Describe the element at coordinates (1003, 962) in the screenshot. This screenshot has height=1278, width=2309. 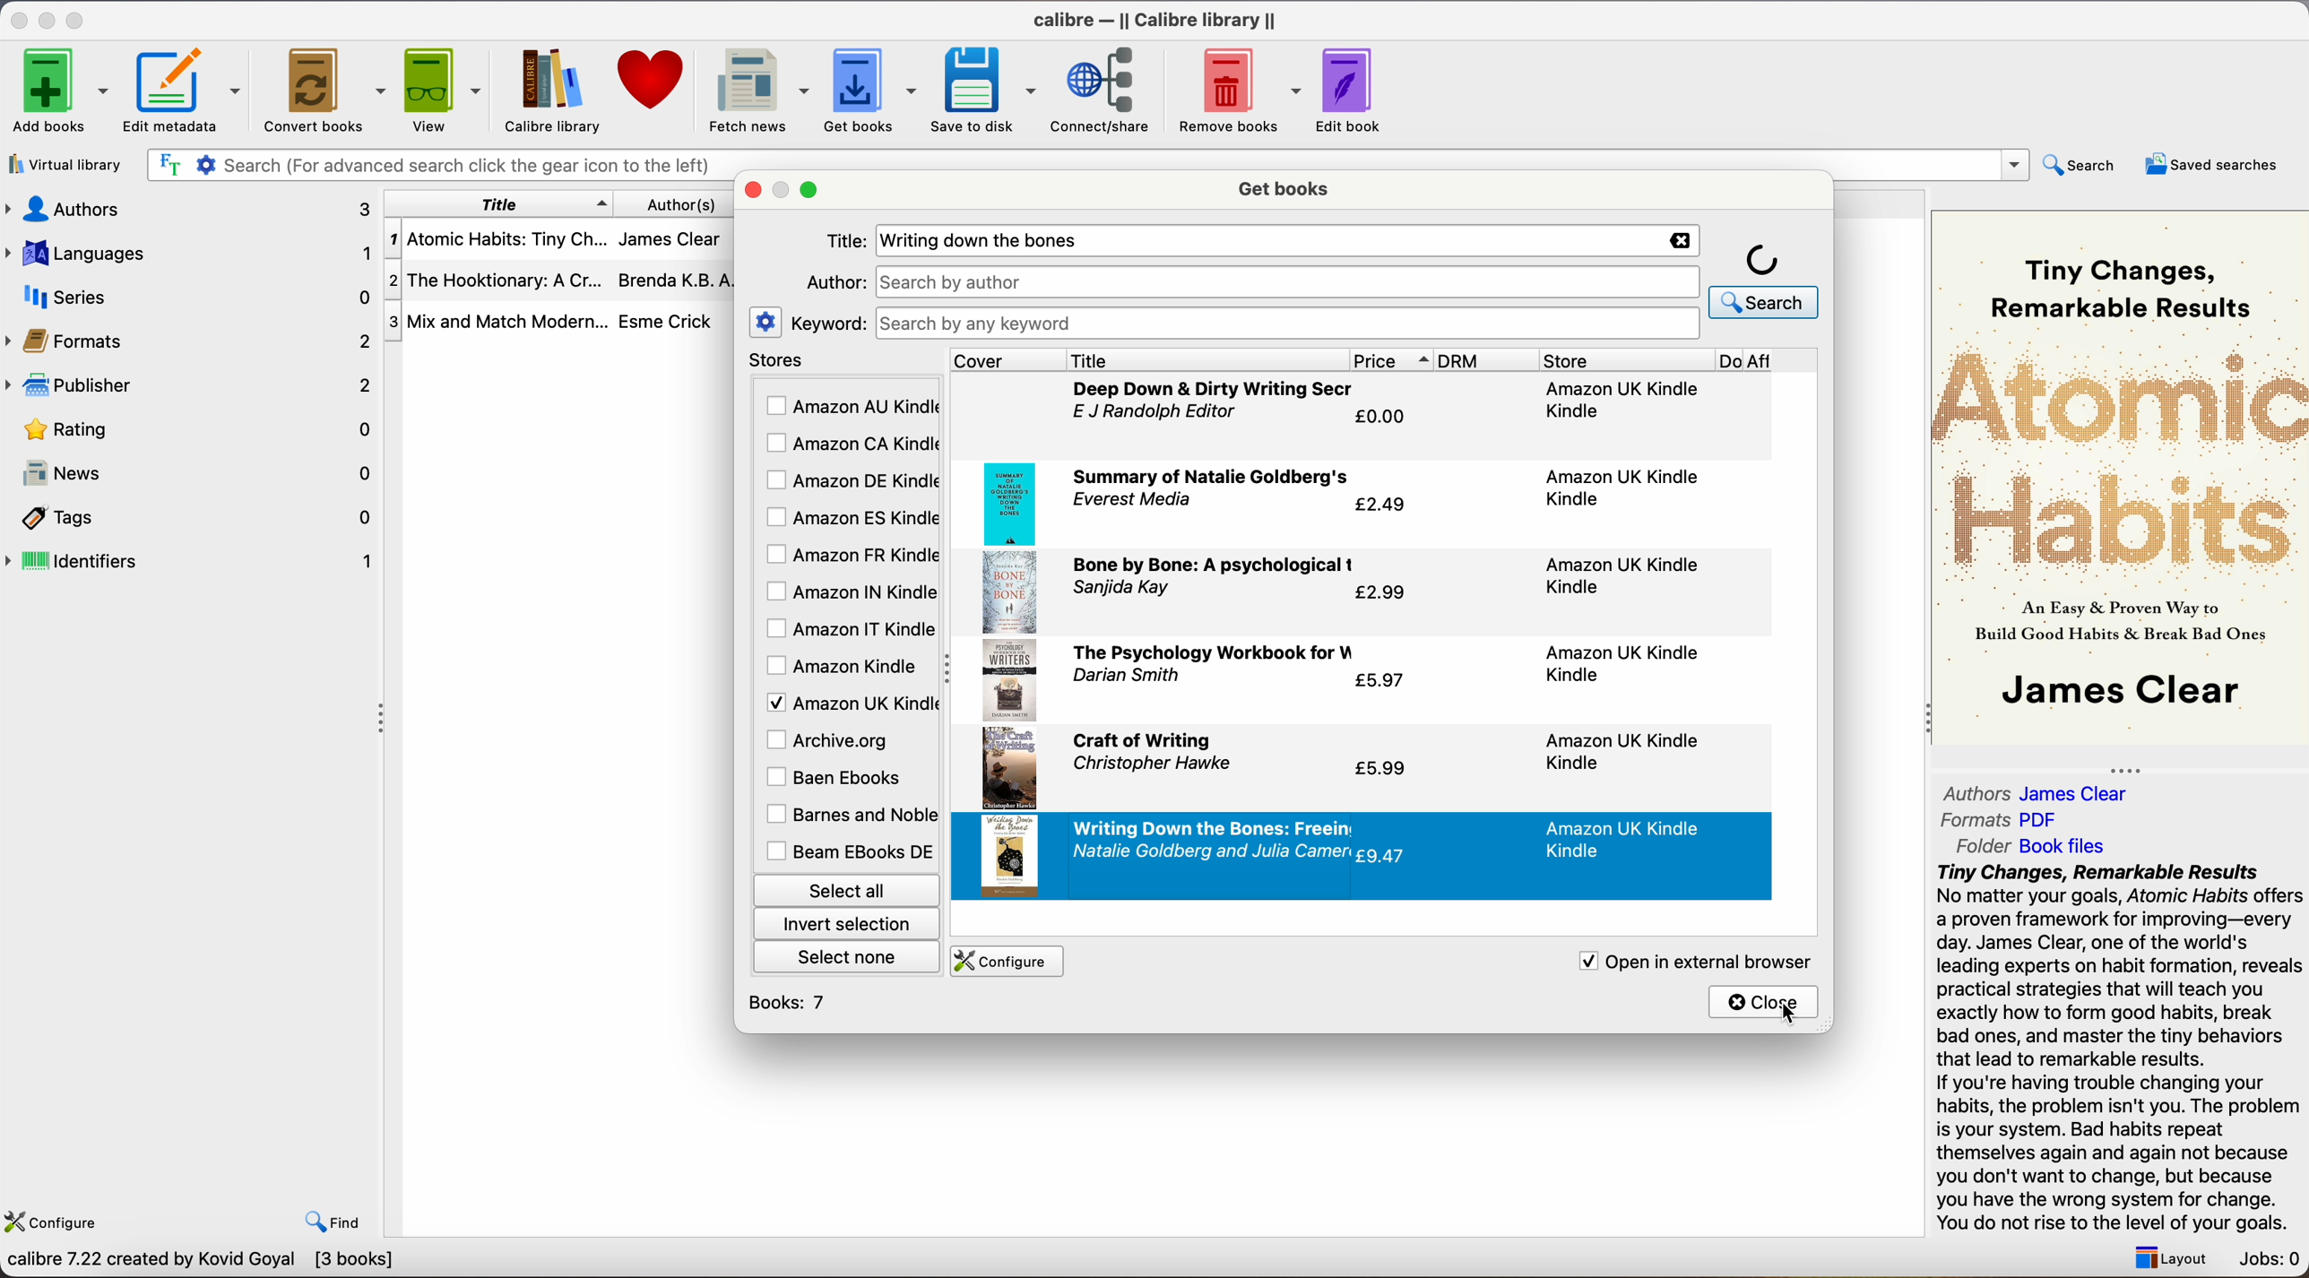
I see `configure` at that location.